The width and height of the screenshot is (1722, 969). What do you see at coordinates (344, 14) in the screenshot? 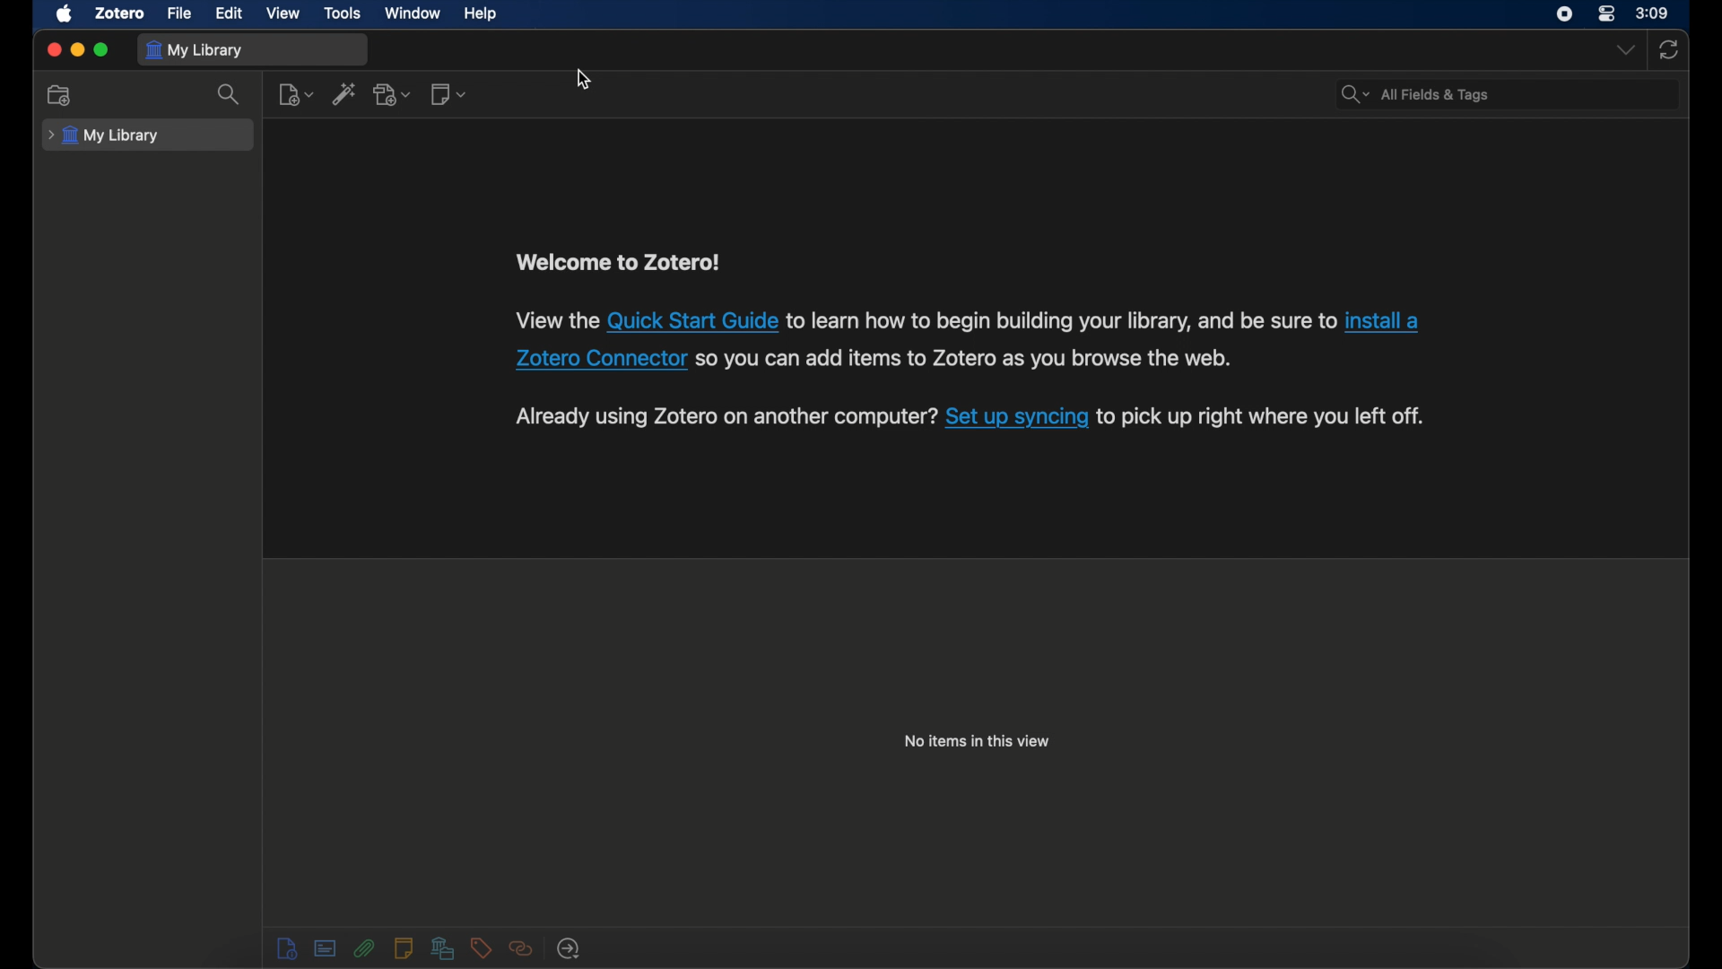
I see `tools` at bounding box center [344, 14].